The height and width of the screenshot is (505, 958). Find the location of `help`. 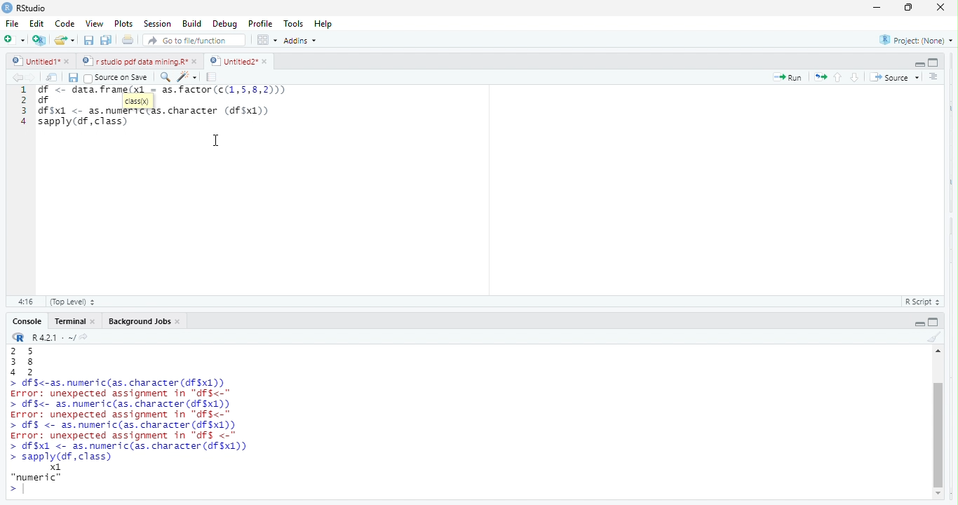

help is located at coordinates (327, 22).